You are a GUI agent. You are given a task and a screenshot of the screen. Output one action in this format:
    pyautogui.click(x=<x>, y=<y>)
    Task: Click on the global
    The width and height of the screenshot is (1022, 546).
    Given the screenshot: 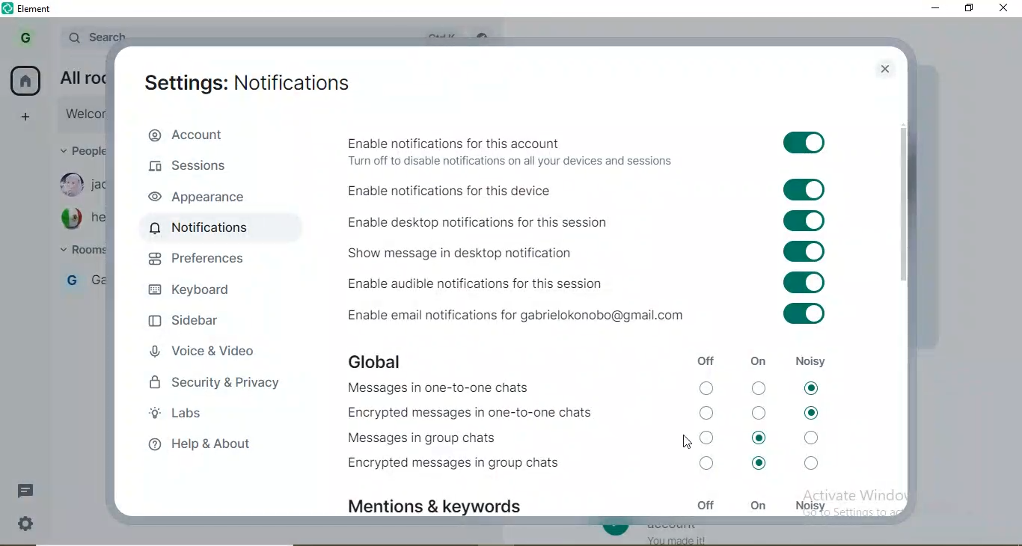 What is the action you would take?
    pyautogui.click(x=378, y=359)
    